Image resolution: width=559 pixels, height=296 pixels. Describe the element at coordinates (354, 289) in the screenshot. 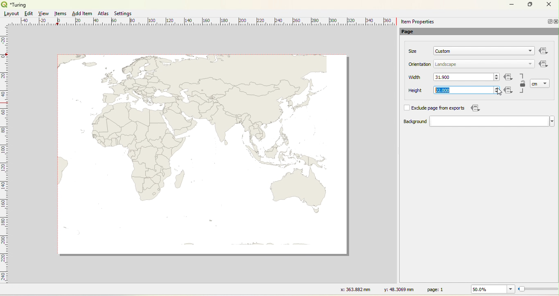

I see `x: 363.882 mm` at that location.